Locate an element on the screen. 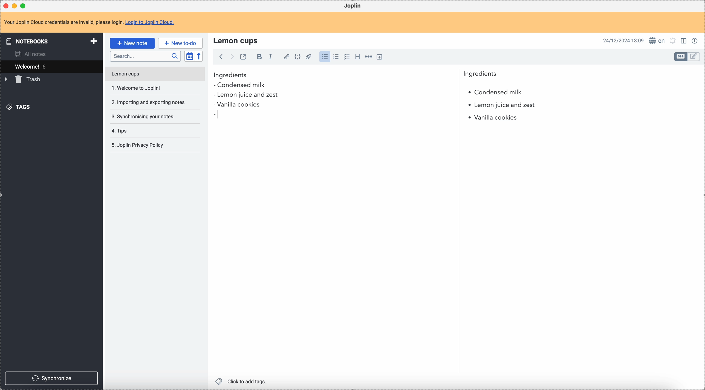 Image resolution: width=705 pixels, height=390 pixels. search bar is located at coordinates (145, 56).